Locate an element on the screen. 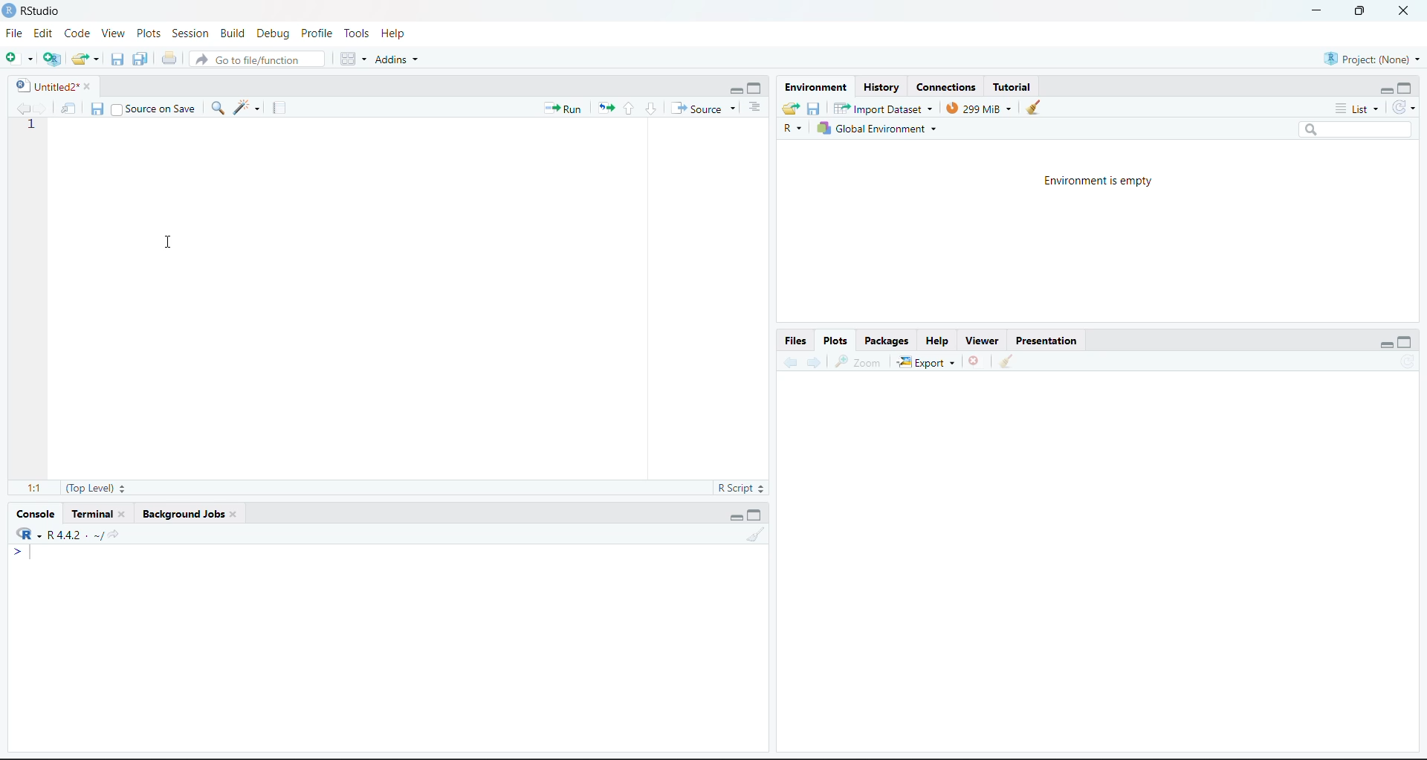  close is located at coordinates (90, 86).